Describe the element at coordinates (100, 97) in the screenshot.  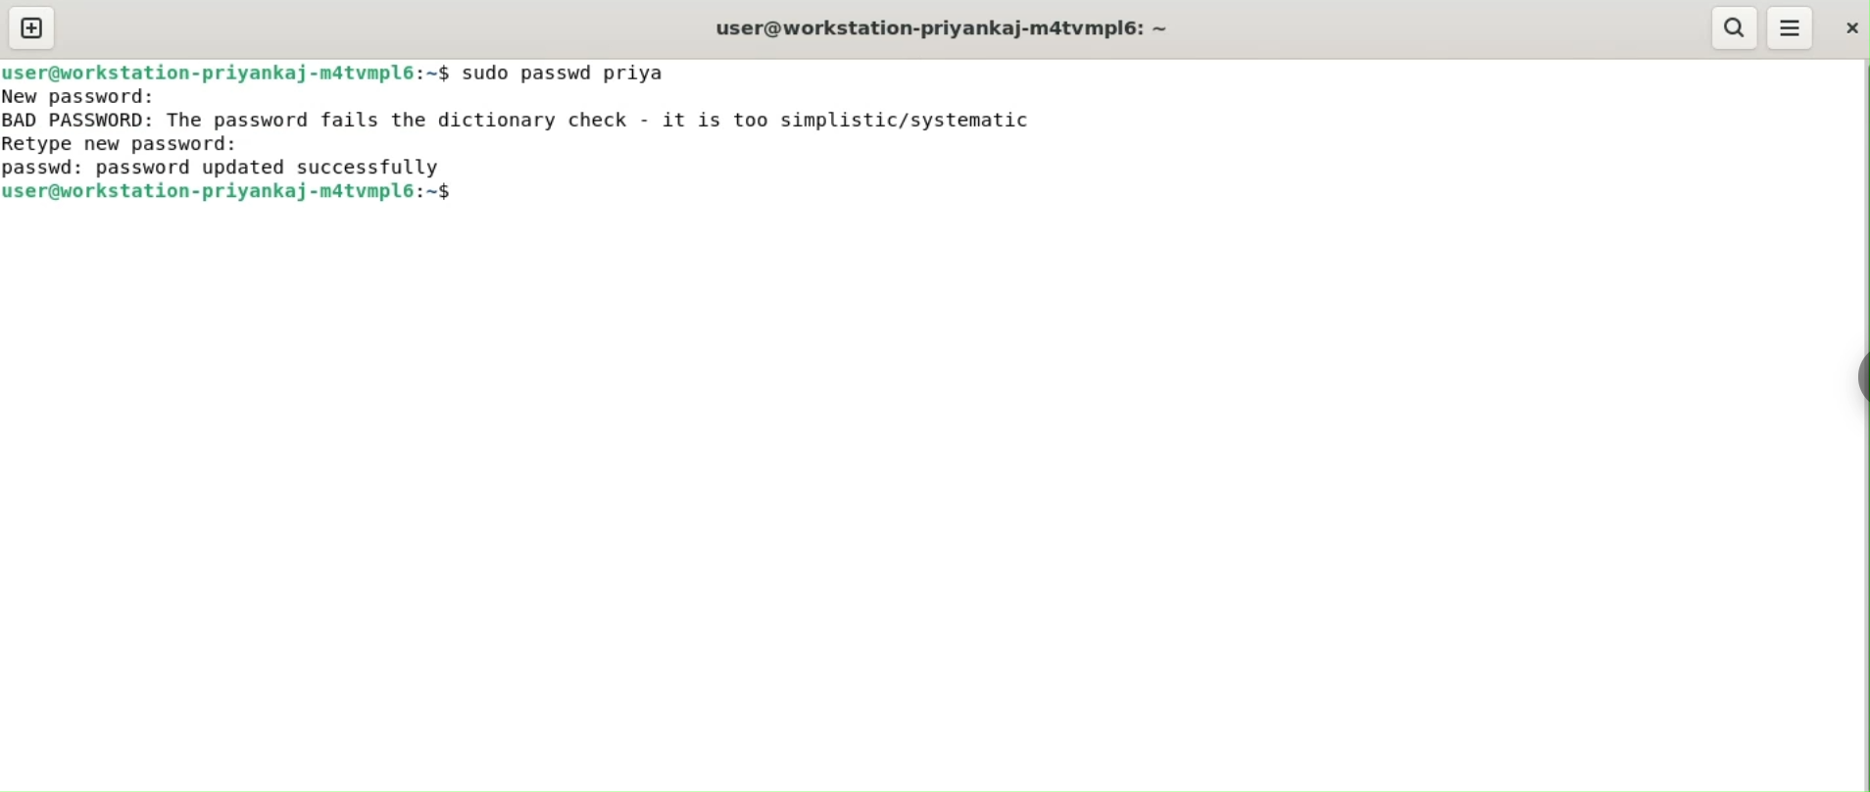
I see `new password:` at that location.